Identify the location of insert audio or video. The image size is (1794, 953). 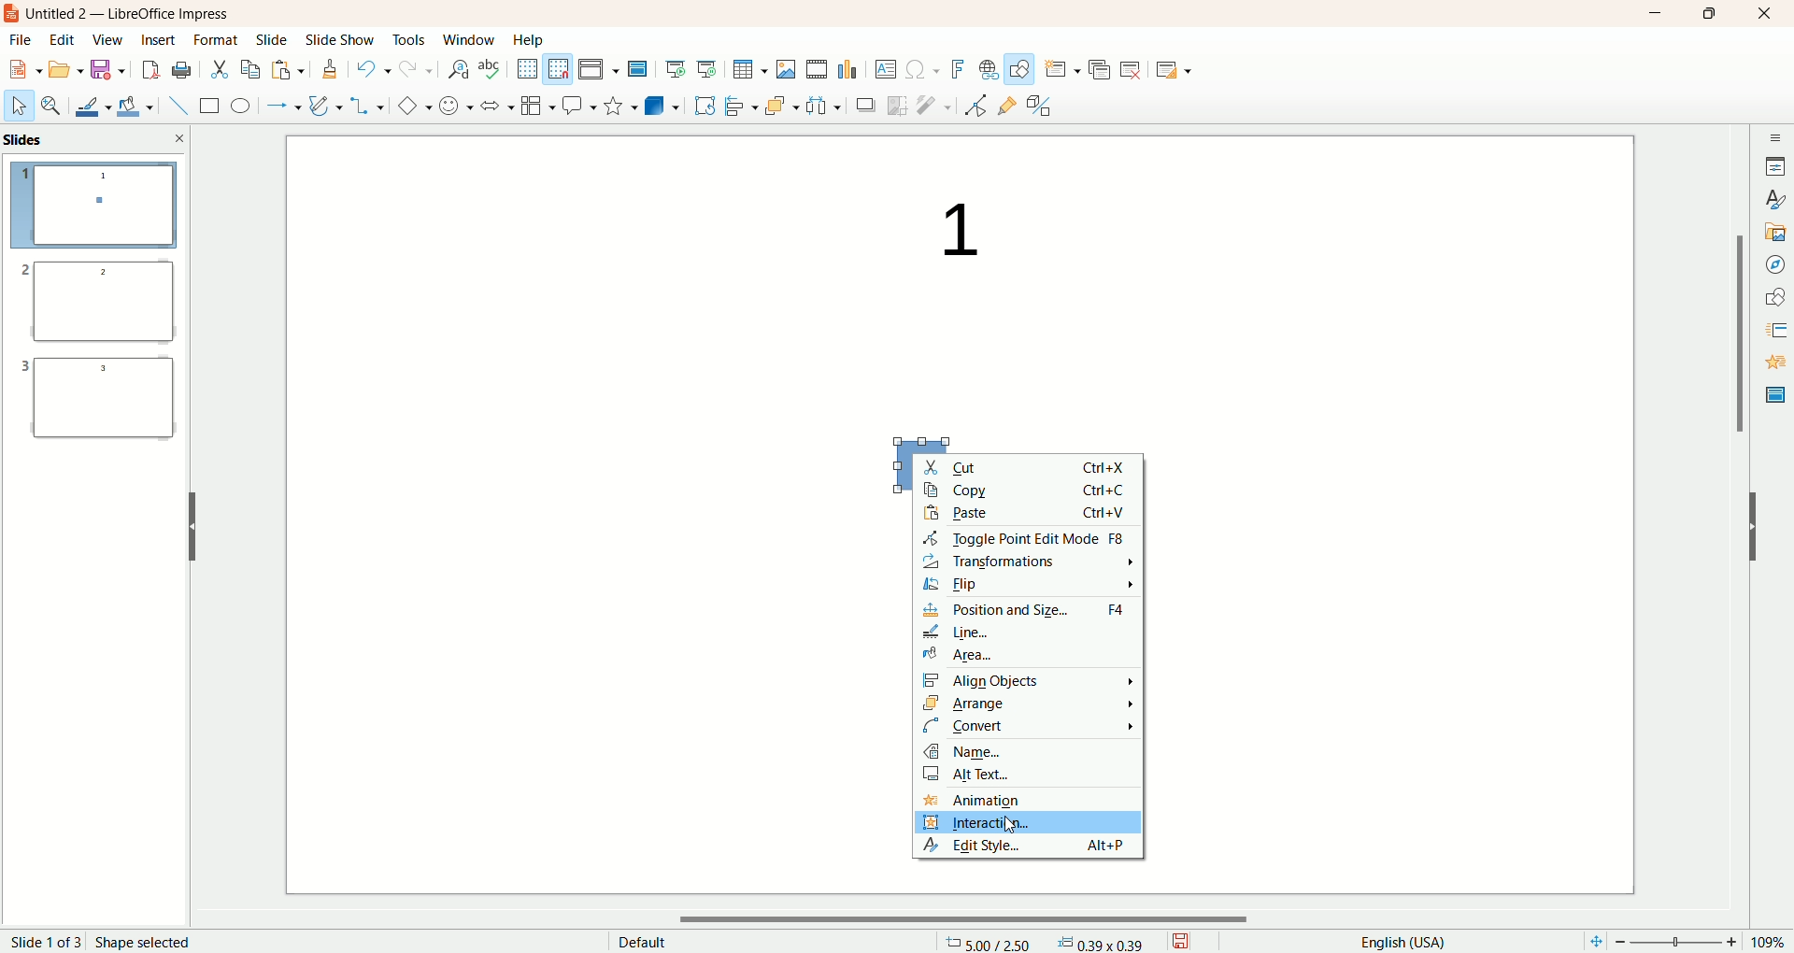
(817, 69).